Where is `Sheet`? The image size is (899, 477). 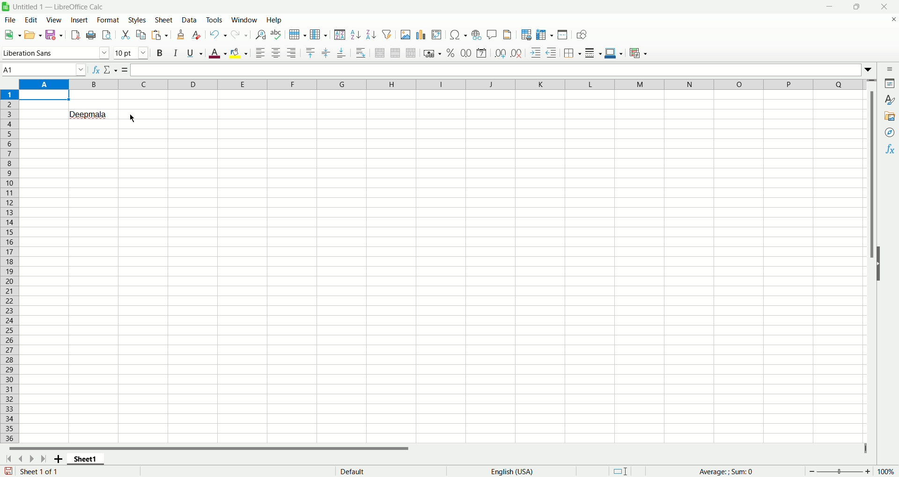
Sheet is located at coordinates (164, 20).